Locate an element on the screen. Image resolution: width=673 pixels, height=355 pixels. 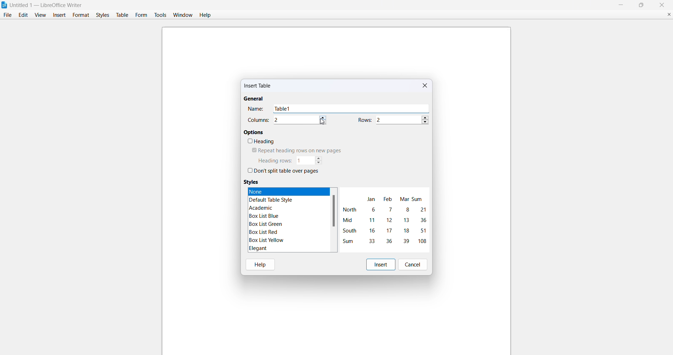
decrease column is located at coordinates (324, 122).